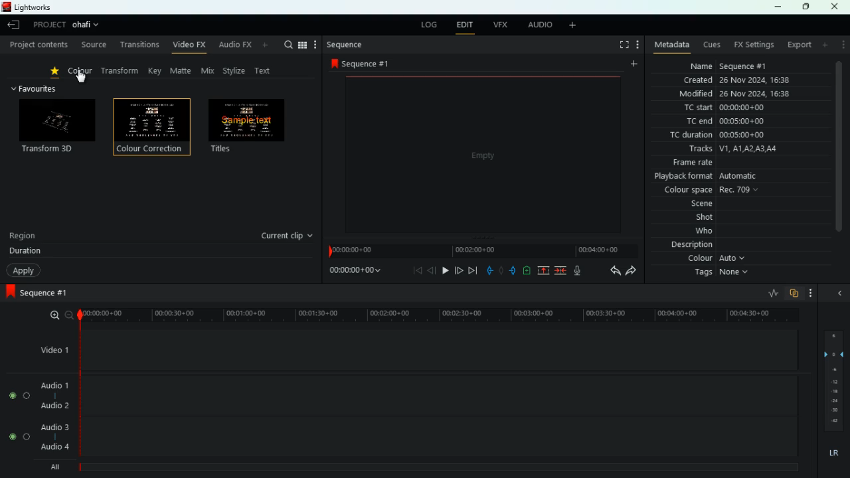 The image size is (850, 478). I want to click on add, so click(526, 270).